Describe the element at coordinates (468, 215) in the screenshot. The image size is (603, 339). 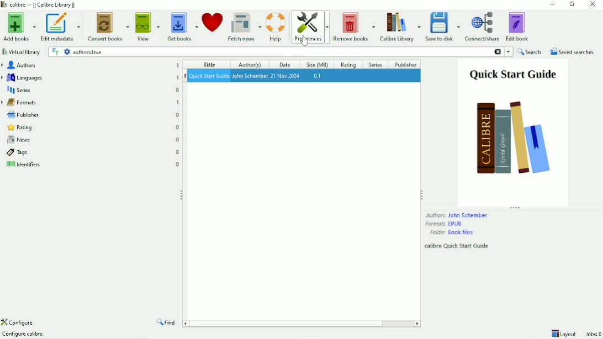
I see `John Schember` at that location.